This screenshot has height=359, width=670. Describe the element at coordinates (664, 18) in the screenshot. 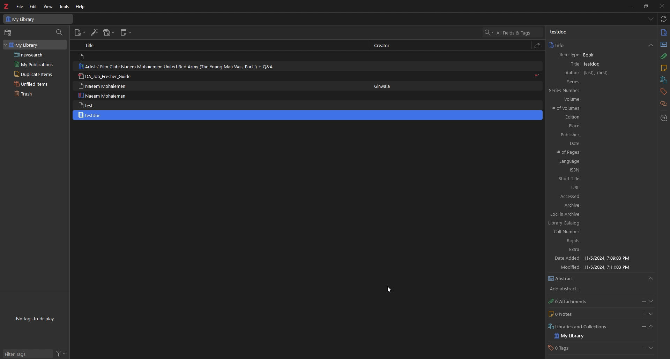

I see `sync with zotero.org` at that location.